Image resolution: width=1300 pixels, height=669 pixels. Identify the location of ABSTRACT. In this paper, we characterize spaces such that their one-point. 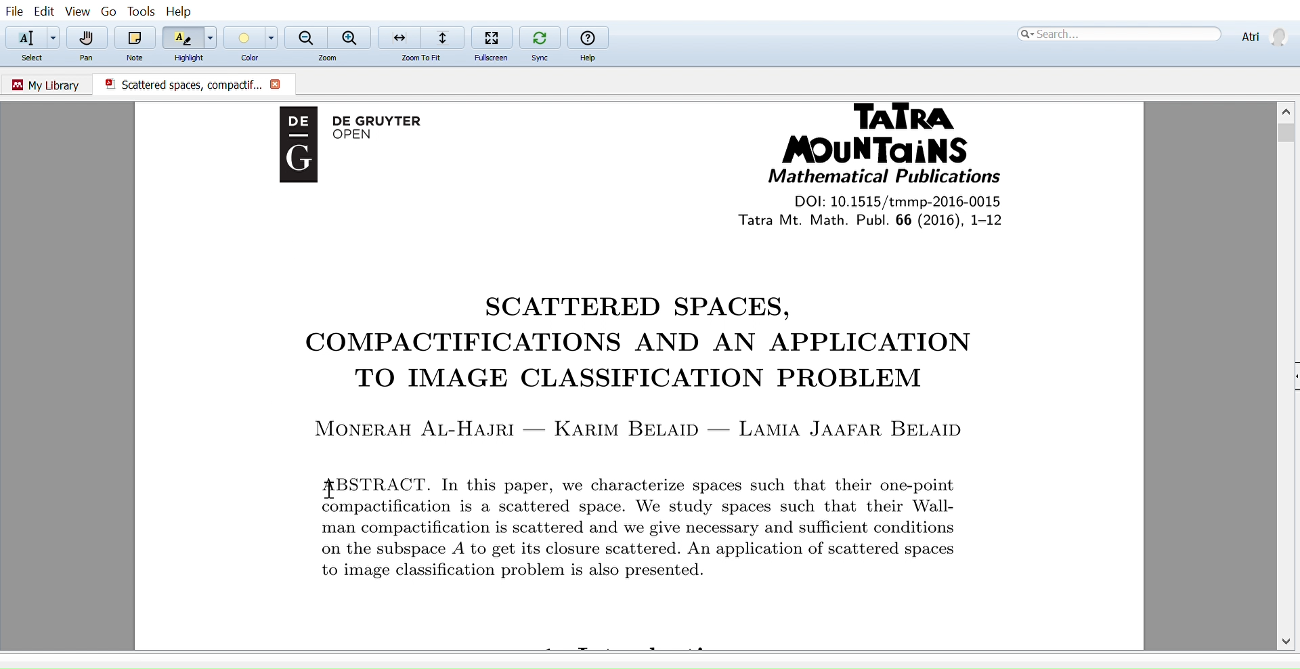
(663, 481).